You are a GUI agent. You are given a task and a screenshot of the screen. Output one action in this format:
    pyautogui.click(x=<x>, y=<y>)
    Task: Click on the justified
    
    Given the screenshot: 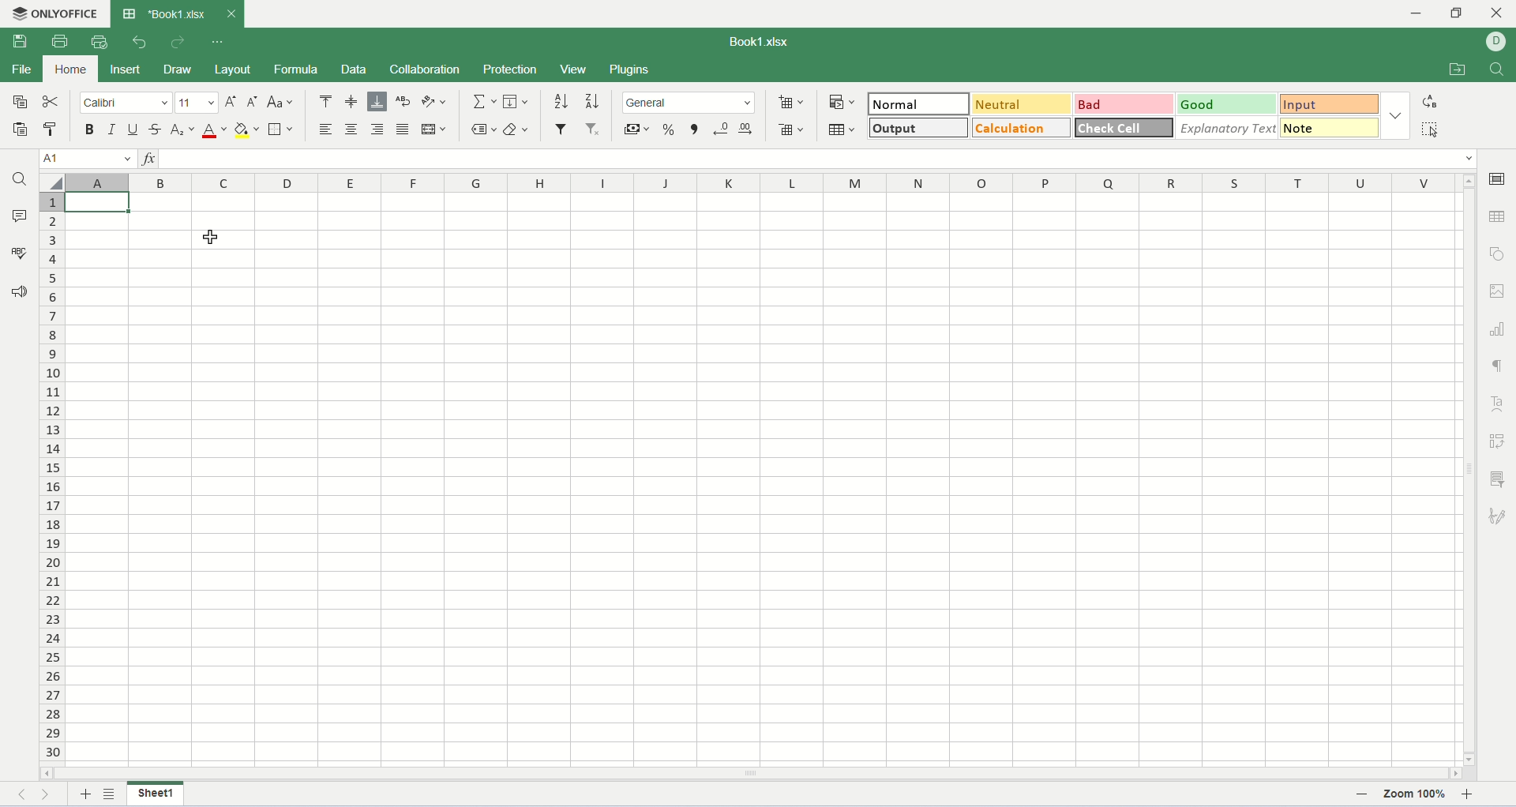 What is the action you would take?
    pyautogui.click(x=403, y=129)
    